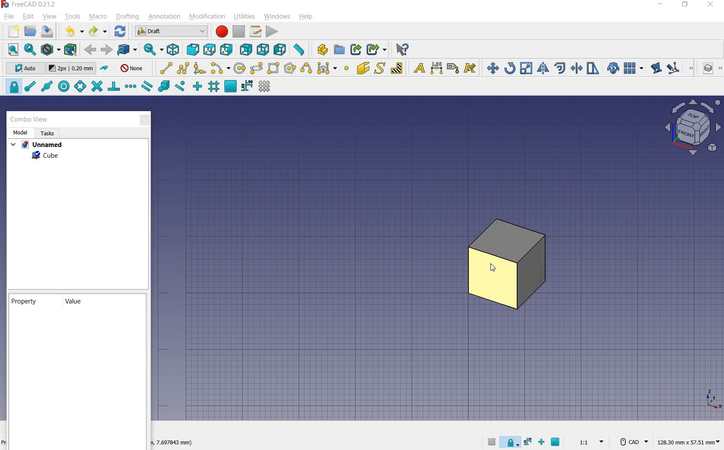 This screenshot has height=450, width=724. What do you see at coordinates (560, 68) in the screenshot?
I see `offset` at bounding box center [560, 68].